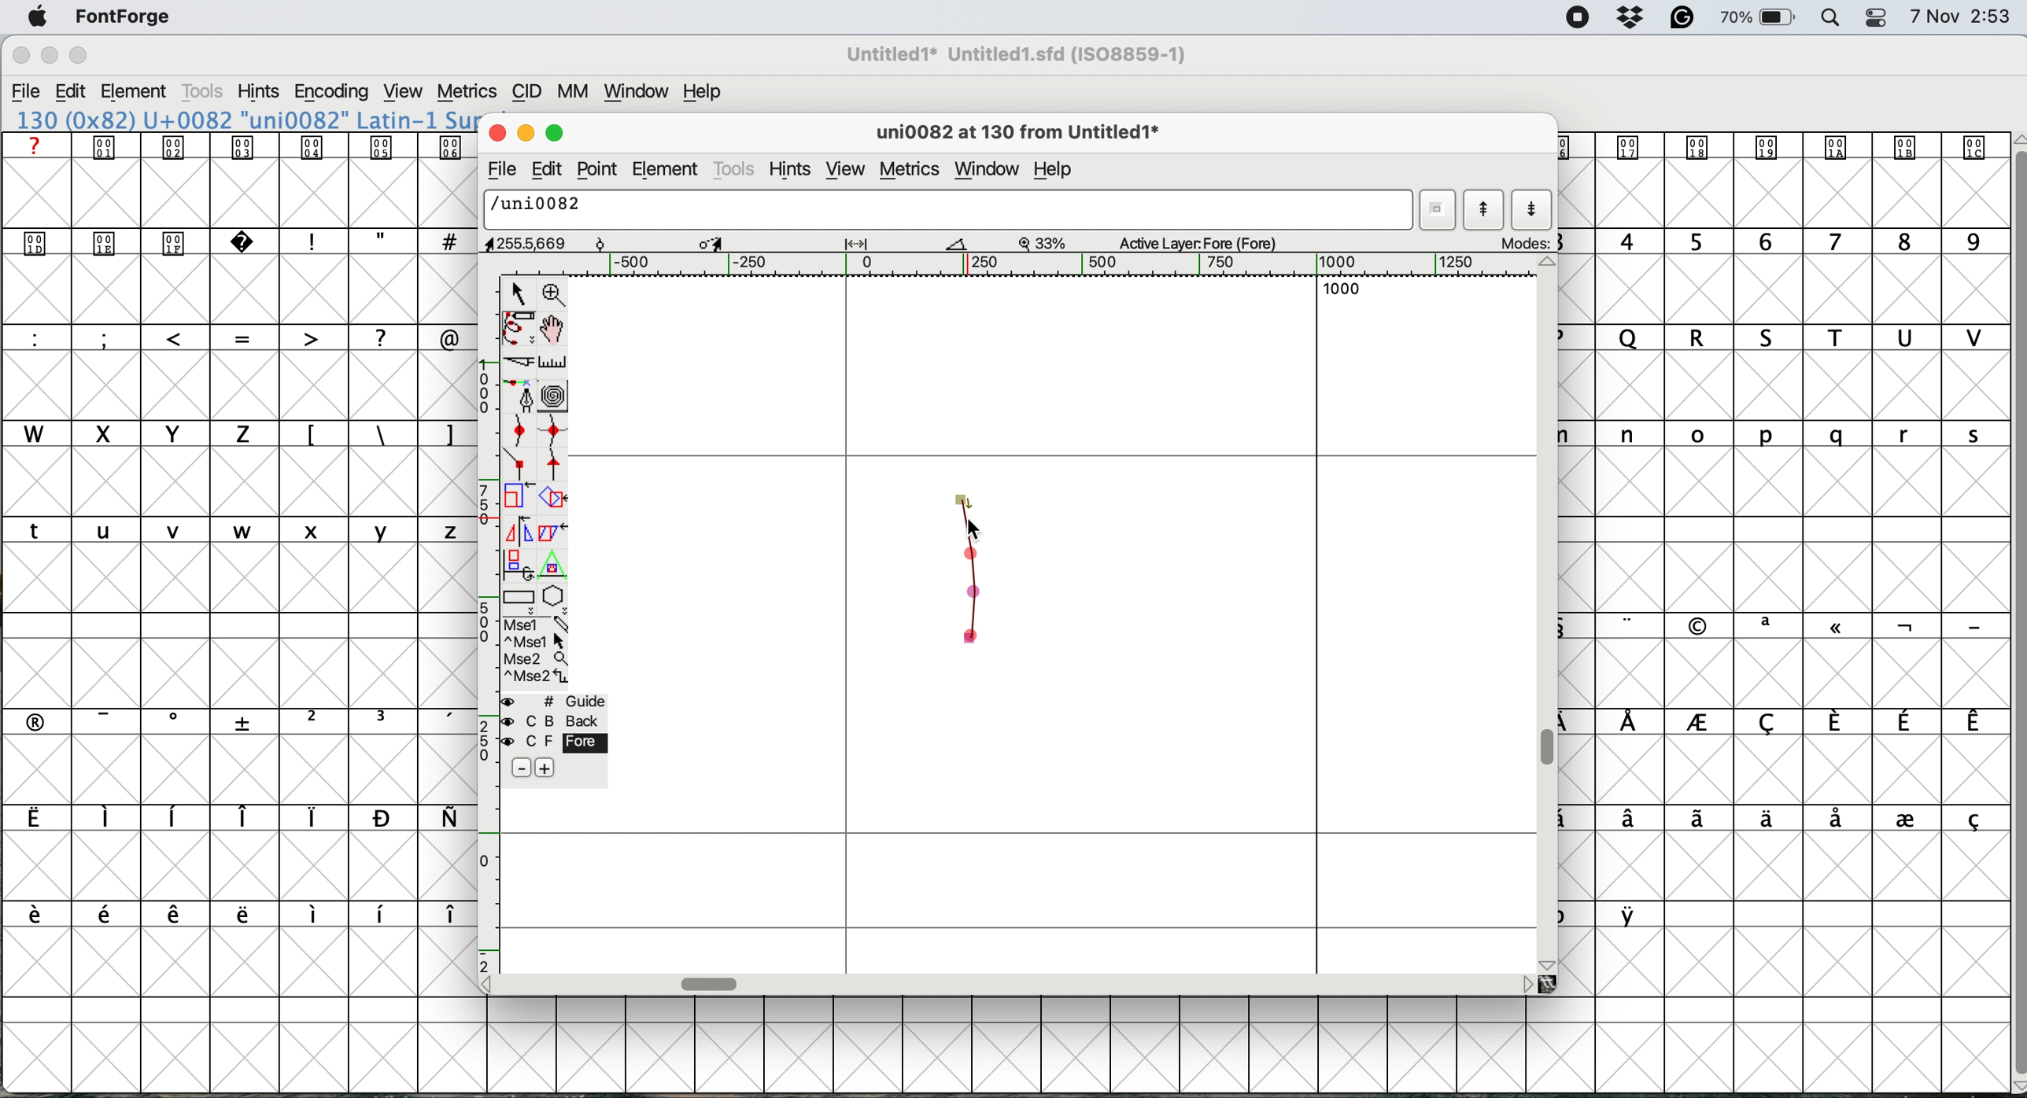  I want to click on special characters, so click(375, 433).